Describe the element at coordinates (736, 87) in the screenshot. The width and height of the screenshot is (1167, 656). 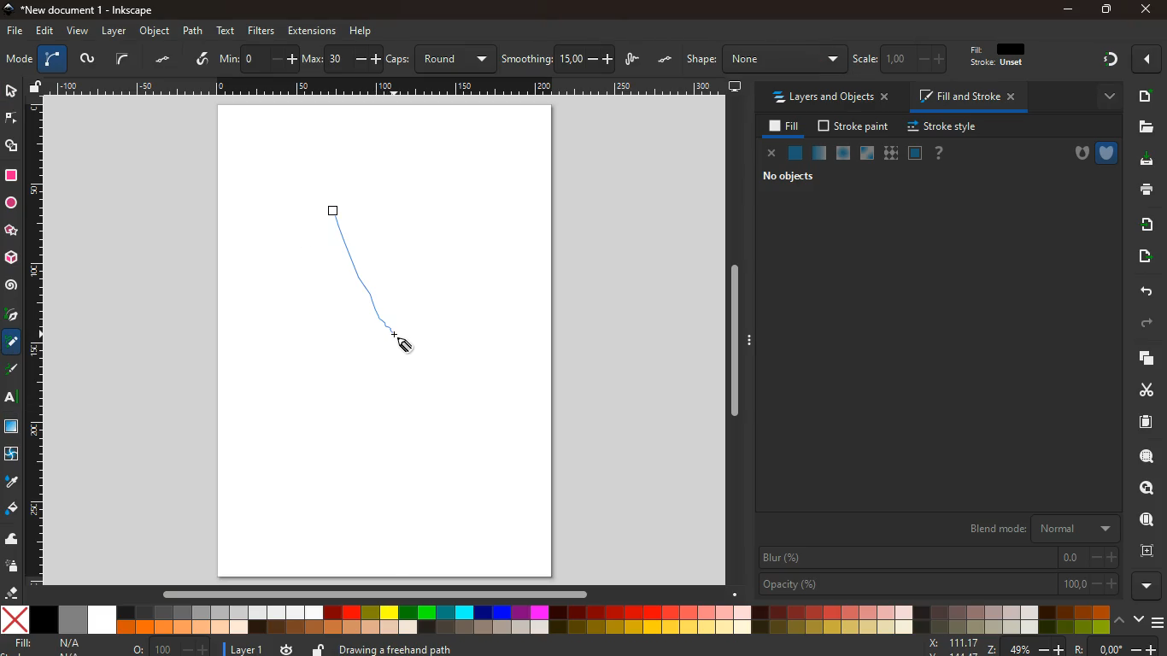
I see `desktop` at that location.